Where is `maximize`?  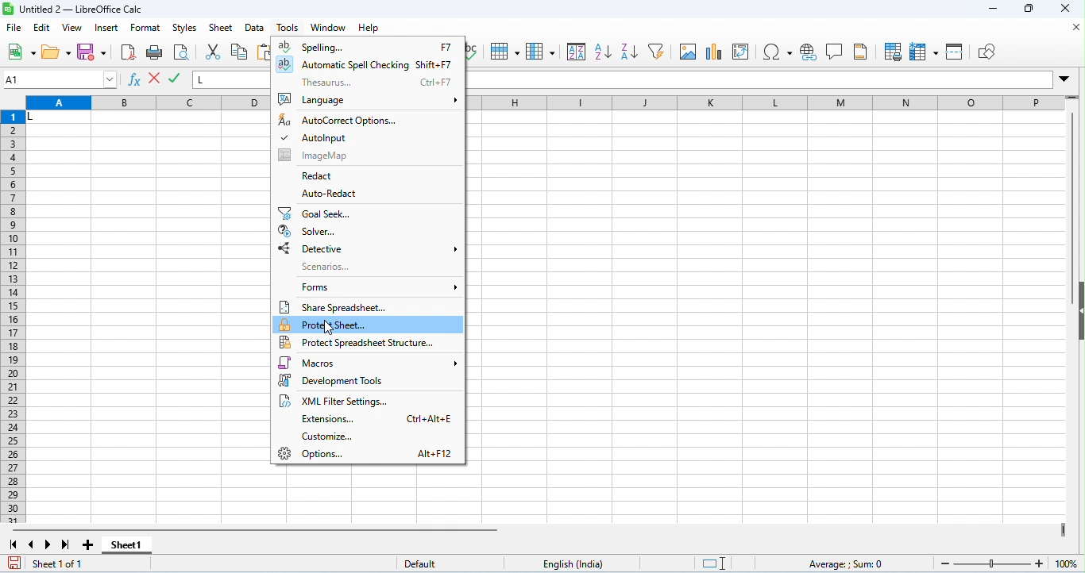 maximize is located at coordinates (1028, 10).